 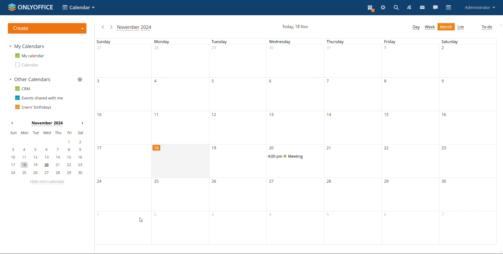 What do you see at coordinates (135, 28) in the screenshot?
I see `current month` at bounding box center [135, 28].